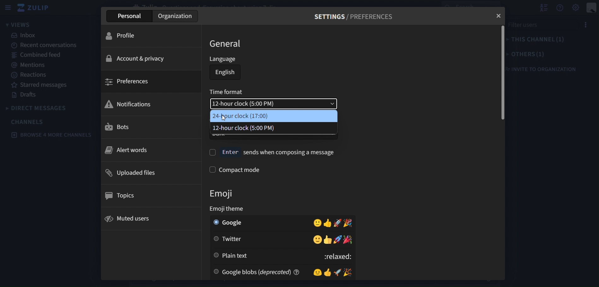  Describe the element at coordinates (27, 96) in the screenshot. I see `drafts` at that location.